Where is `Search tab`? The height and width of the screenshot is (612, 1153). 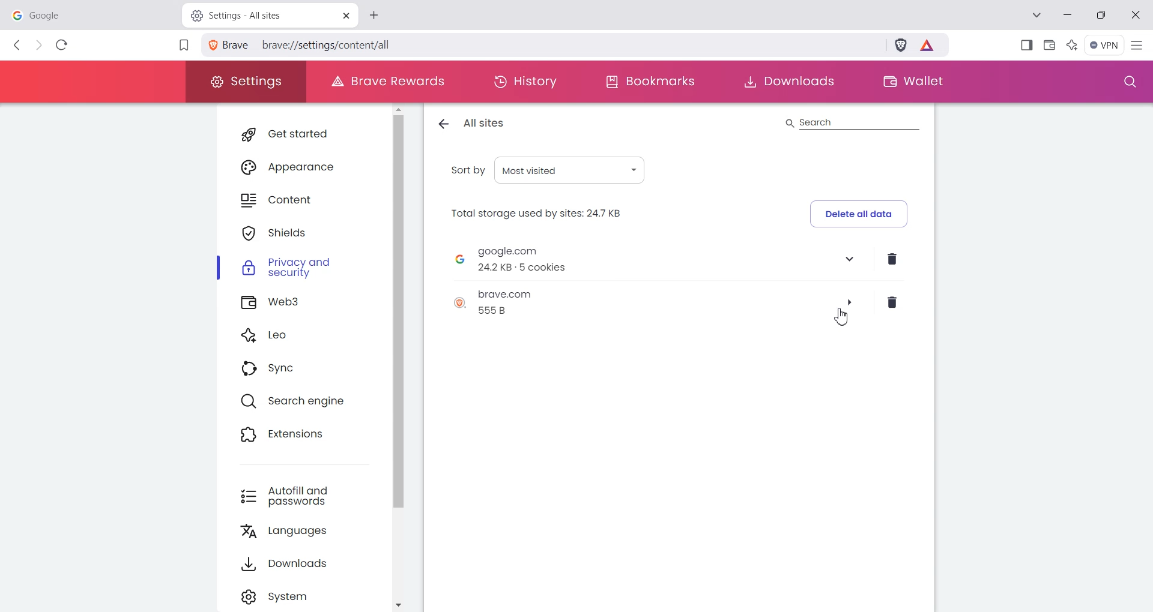
Search tab is located at coordinates (1038, 16).